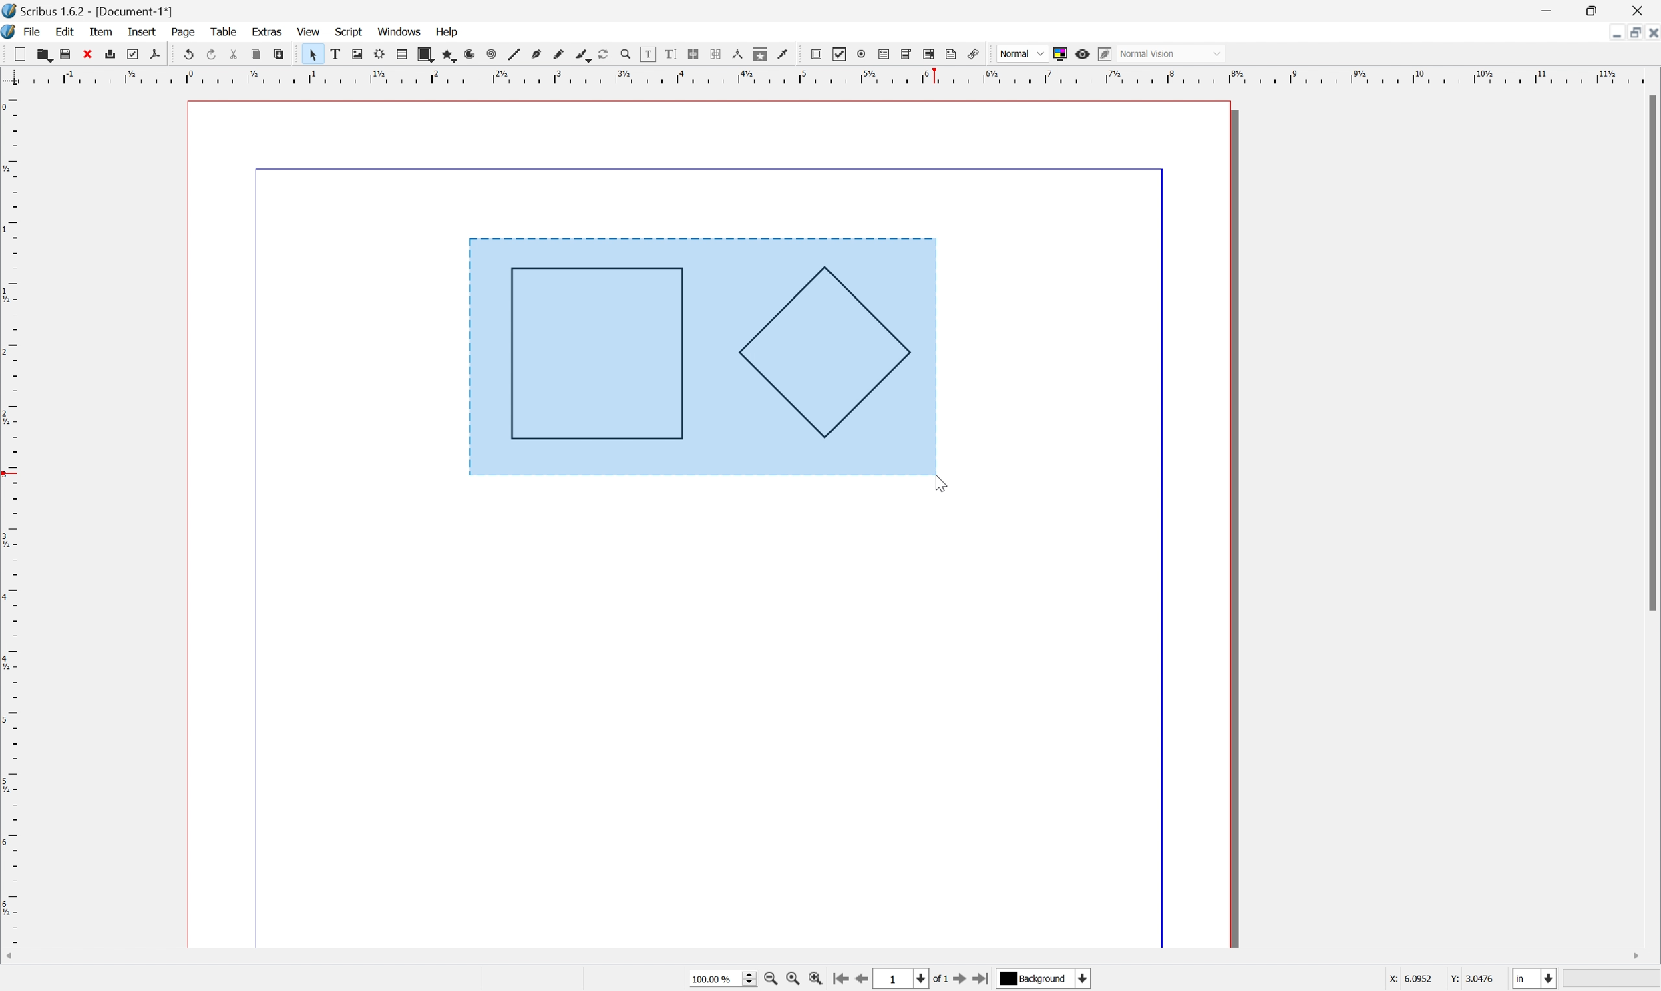 The height and width of the screenshot is (991, 1661). I want to click on Preview mode, so click(1081, 54).